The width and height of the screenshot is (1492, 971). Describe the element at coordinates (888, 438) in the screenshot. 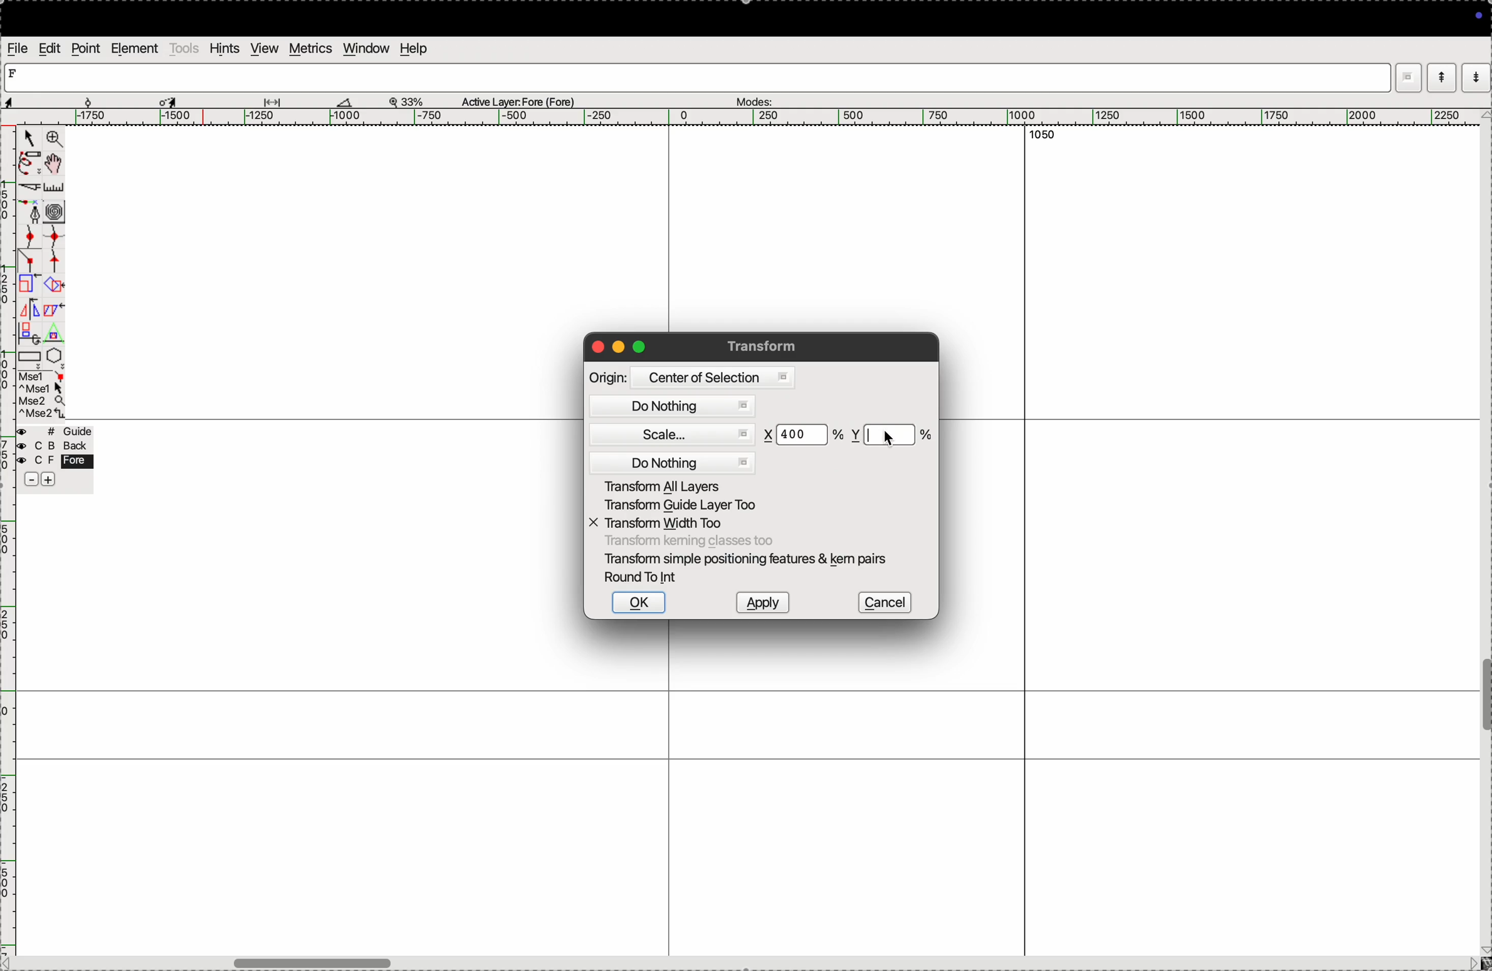

I see `Cursor` at that location.